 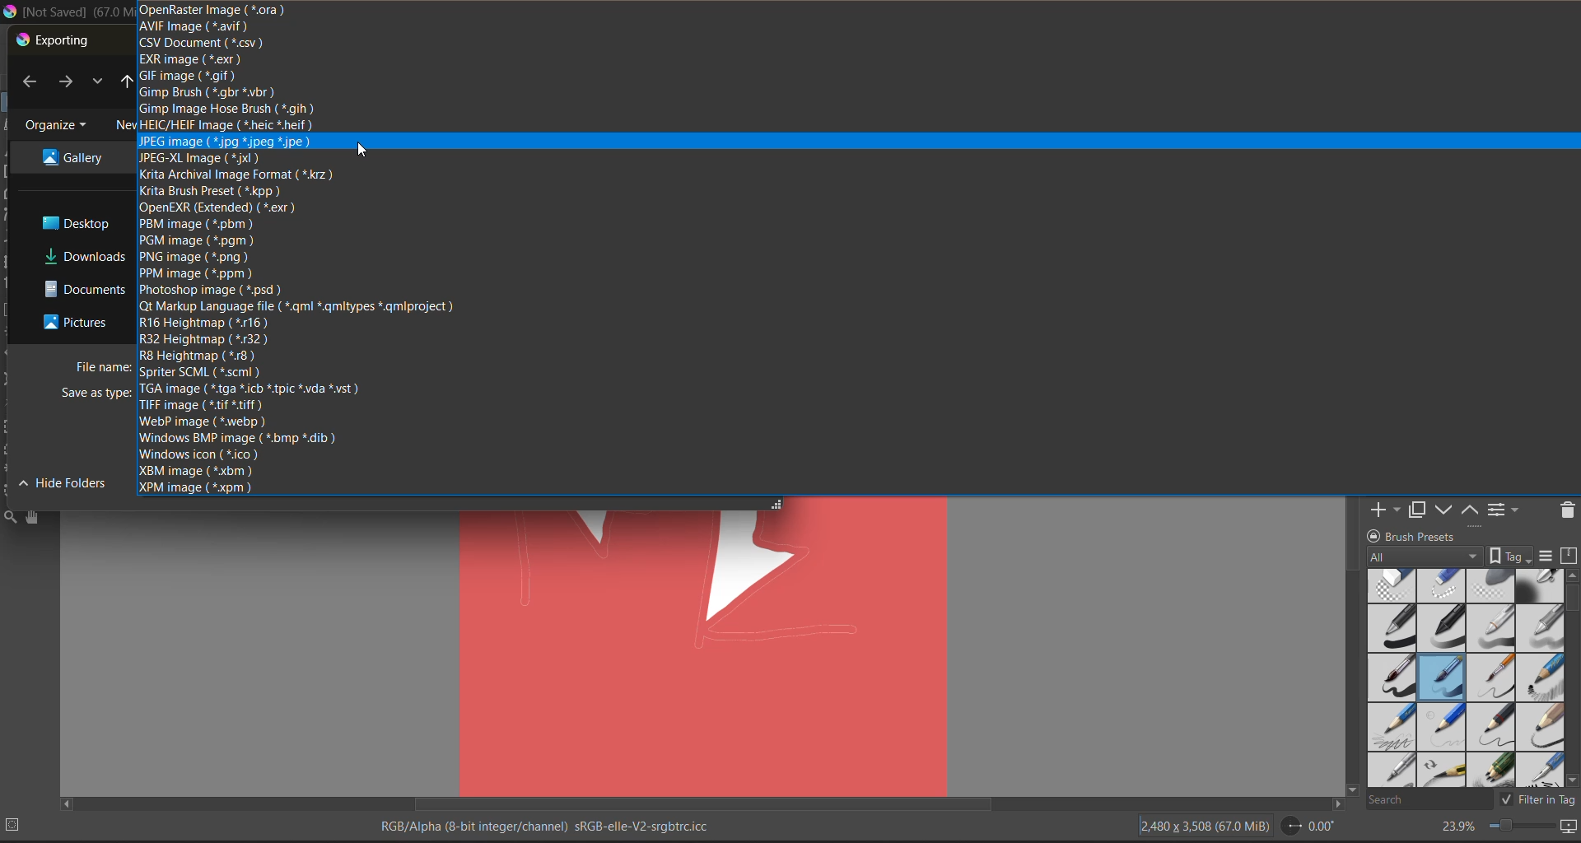 What do you see at coordinates (210, 191) in the screenshot?
I see `krita brush preset` at bounding box center [210, 191].